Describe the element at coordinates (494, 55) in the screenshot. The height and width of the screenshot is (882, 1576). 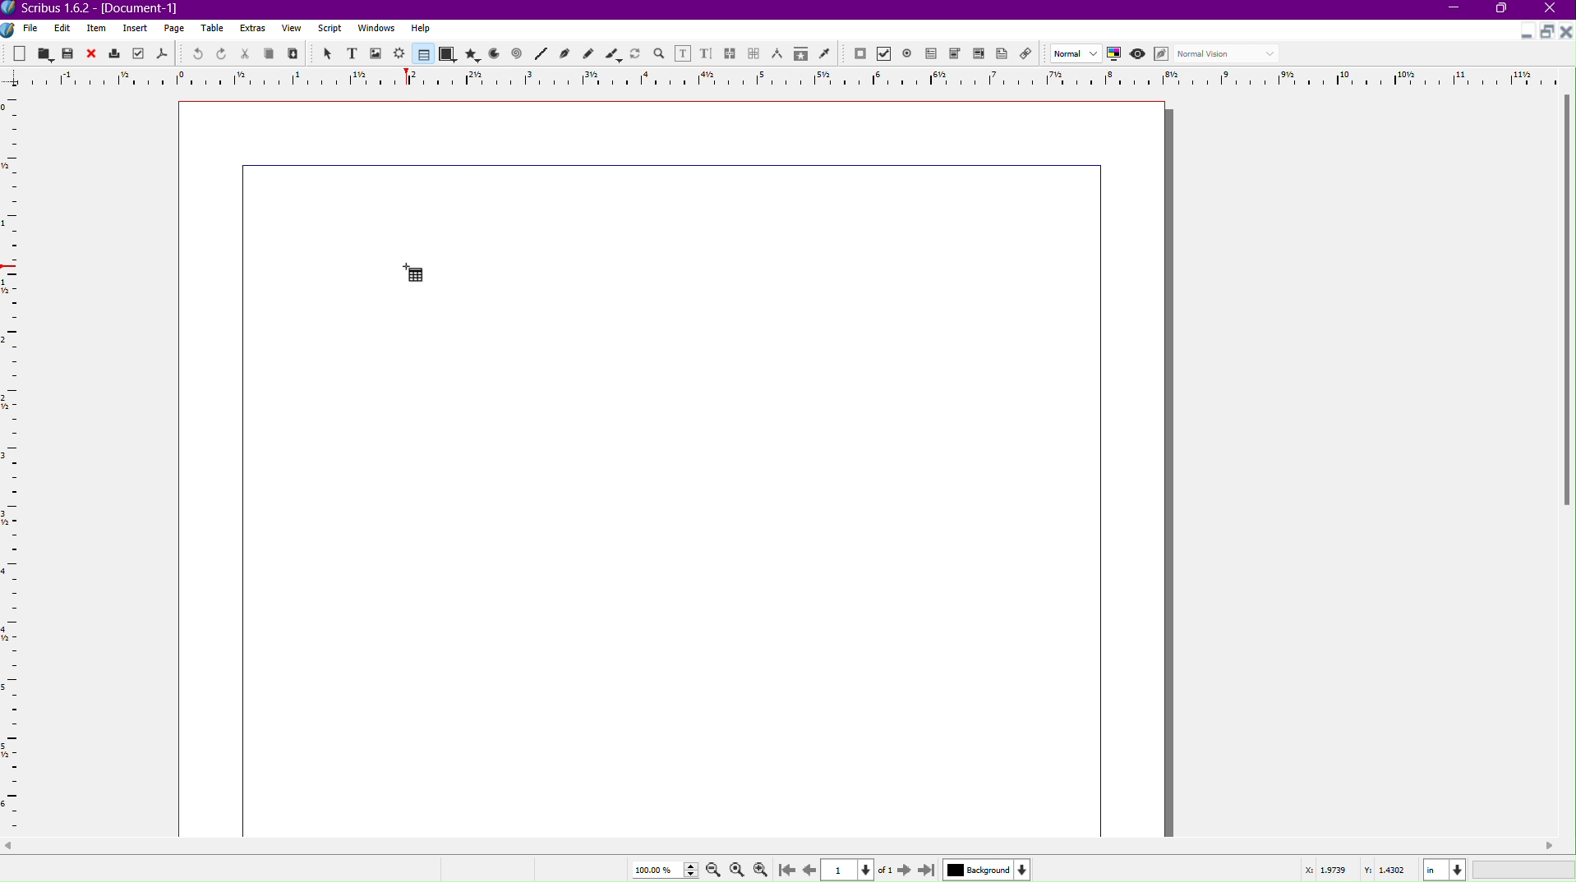
I see `Arc` at that location.